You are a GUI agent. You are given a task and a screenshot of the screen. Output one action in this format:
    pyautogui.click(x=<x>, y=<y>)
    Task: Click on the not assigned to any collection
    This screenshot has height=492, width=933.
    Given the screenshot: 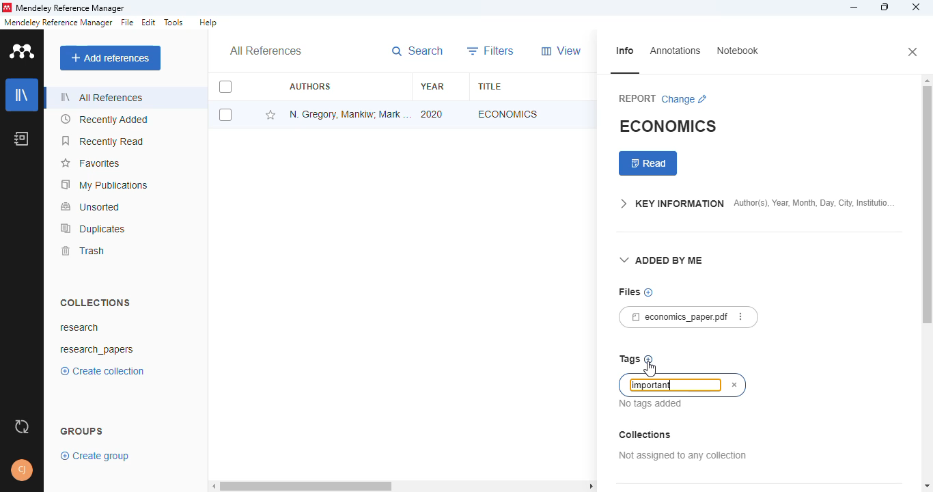 What is the action you would take?
    pyautogui.click(x=683, y=455)
    